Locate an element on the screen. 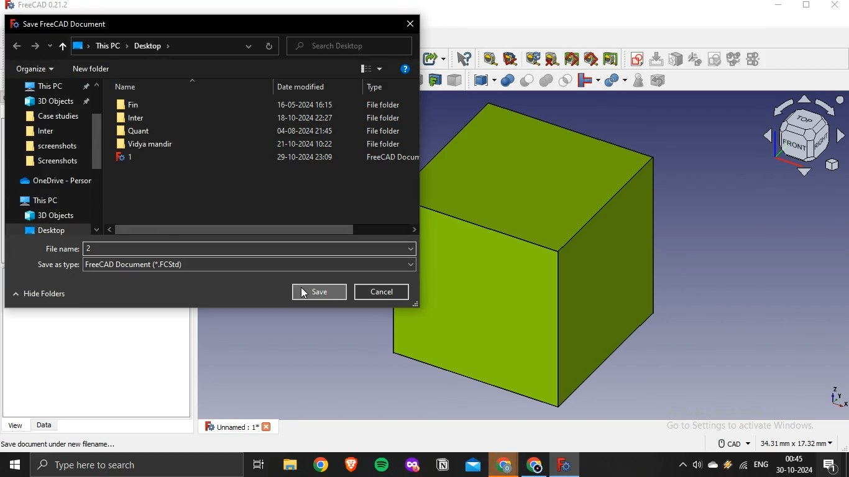  axis icon is located at coordinates (804, 136).